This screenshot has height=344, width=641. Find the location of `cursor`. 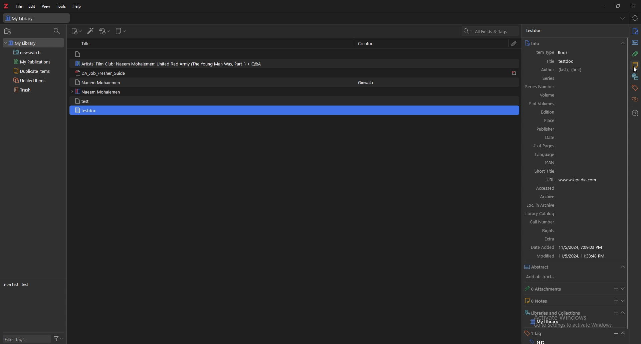

cursor is located at coordinates (635, 69).